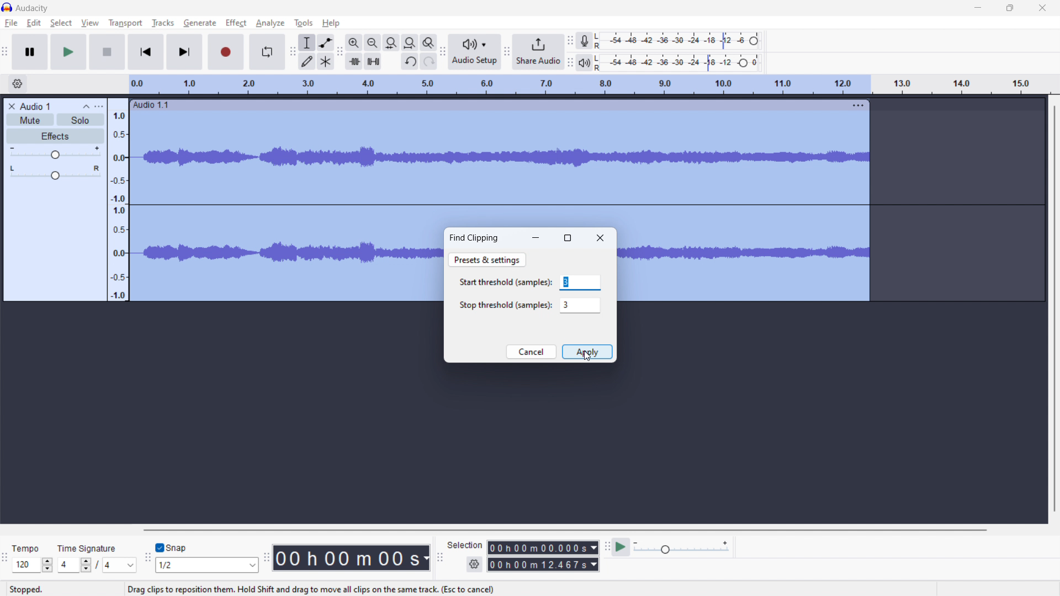  Describe the element at coordinates (99, 107) in the screenshot. I see `options` at that location.